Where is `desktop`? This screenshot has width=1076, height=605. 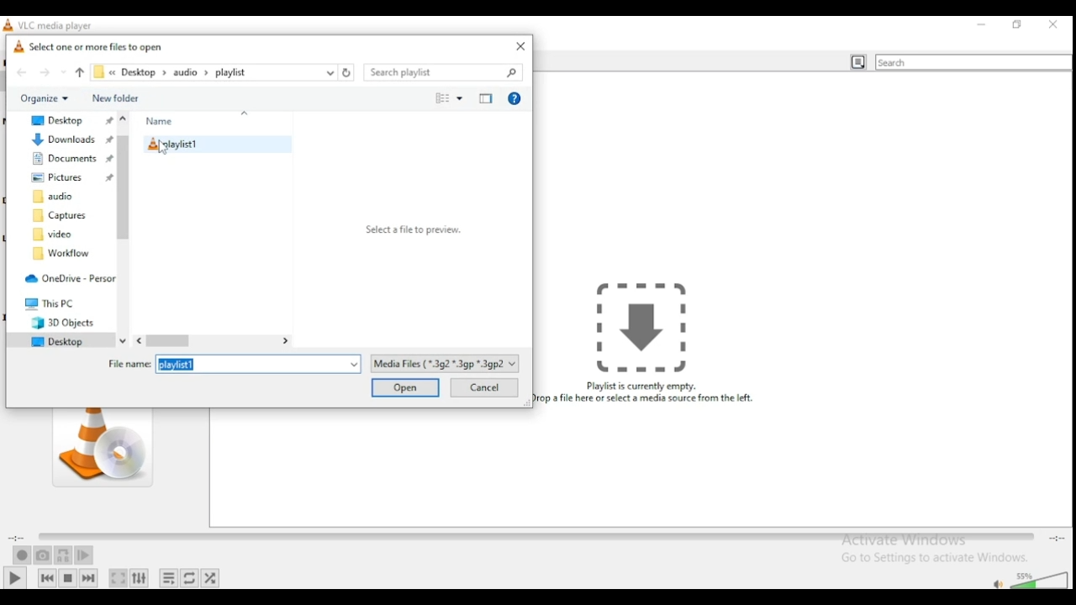 desktop is located at coordinates (66, 120).